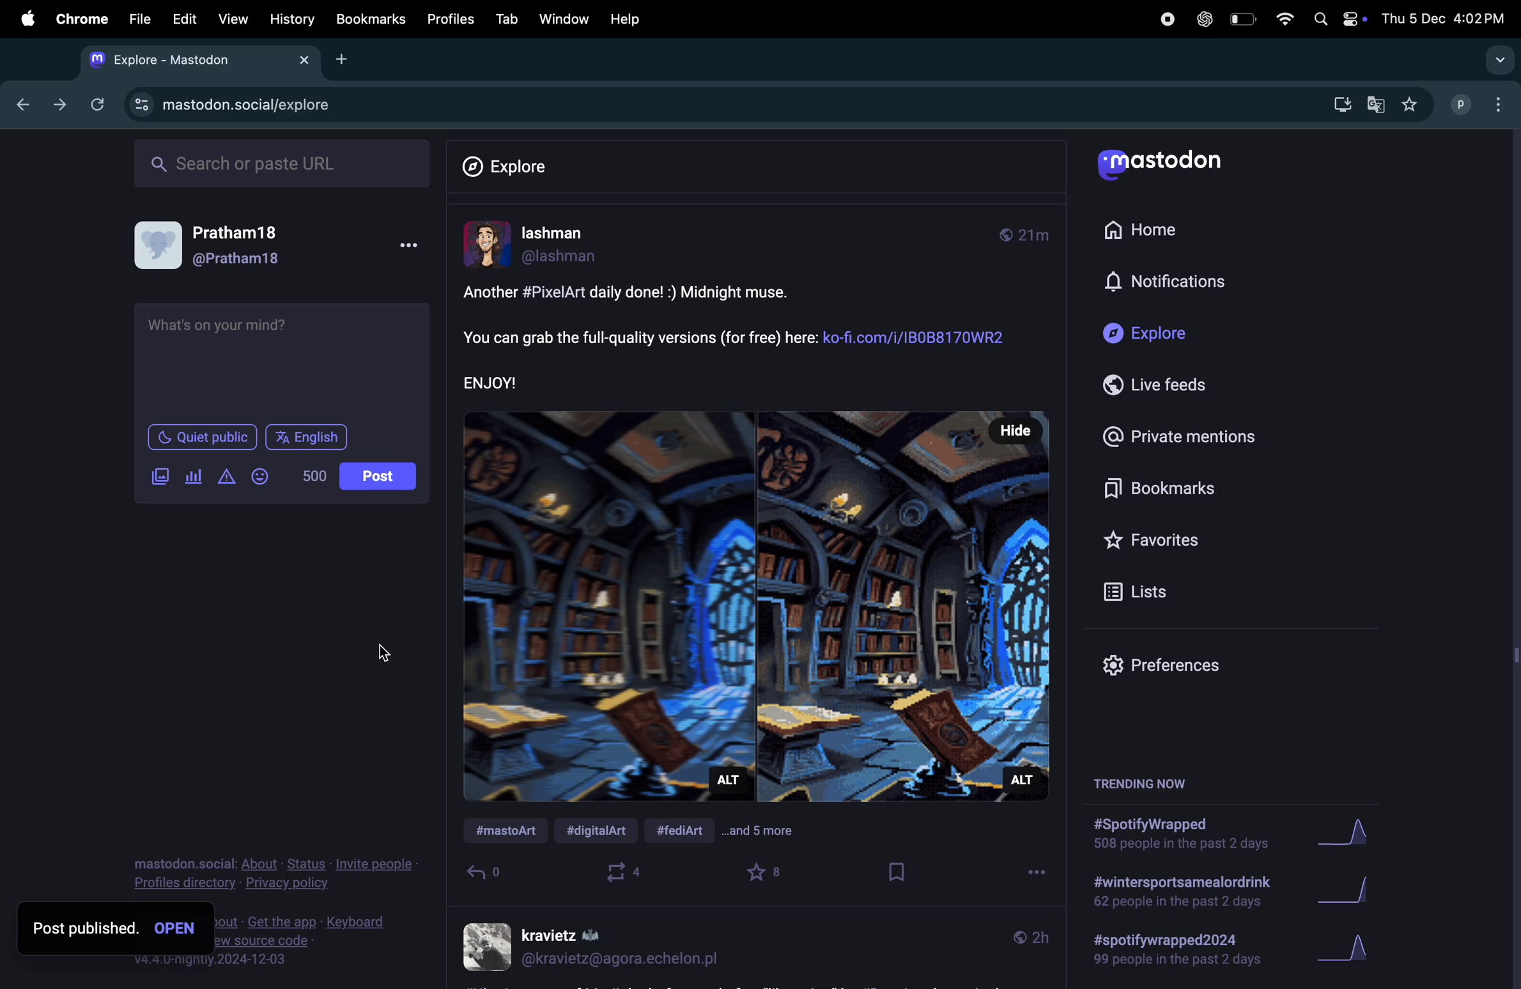  What do you see at coordinates (313, 477) in the screenshot?
I see `500 words` at bounding box center [313, 477].